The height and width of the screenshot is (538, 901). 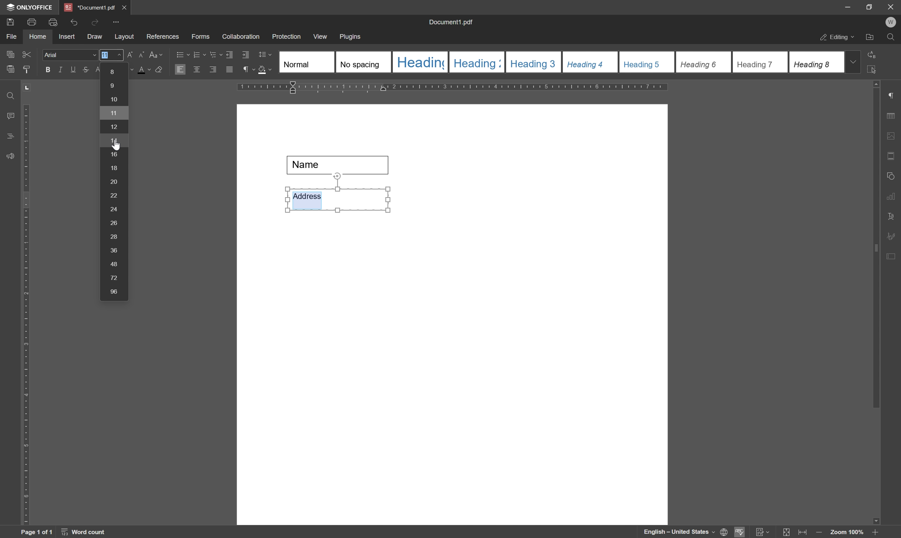 I want to click on drop down, so click(x=854, y=61).